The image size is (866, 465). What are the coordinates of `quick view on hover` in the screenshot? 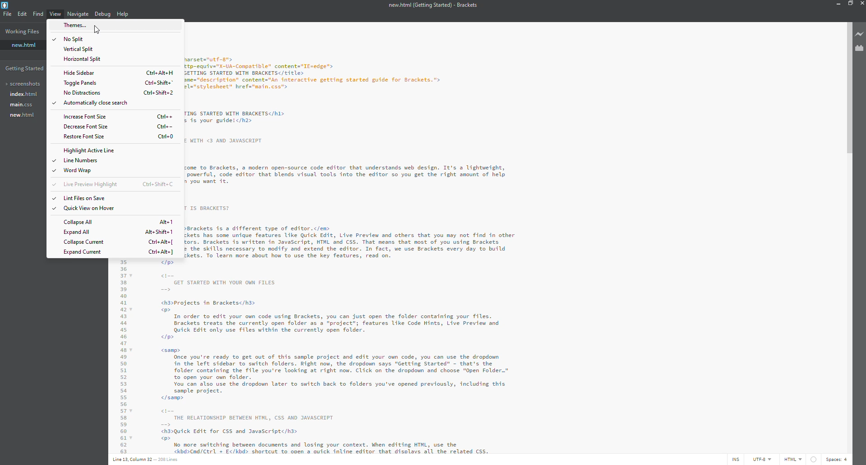 It's located at (91, 209).